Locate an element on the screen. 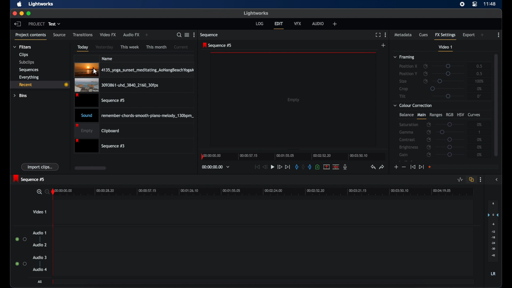 The height and width of the screenshot is (288, 512). contrast is located at coordinates (408, 140).